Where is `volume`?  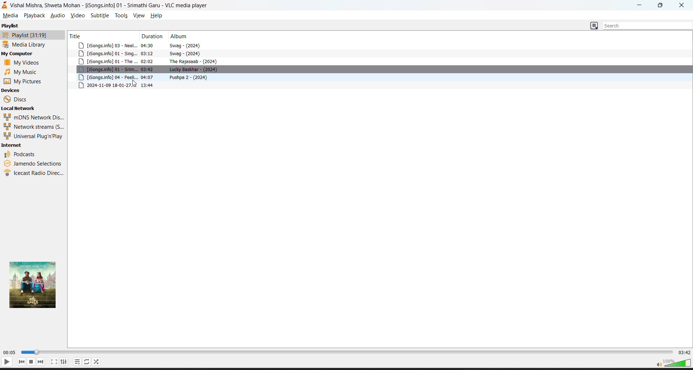 volume is located at coordinates (674, 364).